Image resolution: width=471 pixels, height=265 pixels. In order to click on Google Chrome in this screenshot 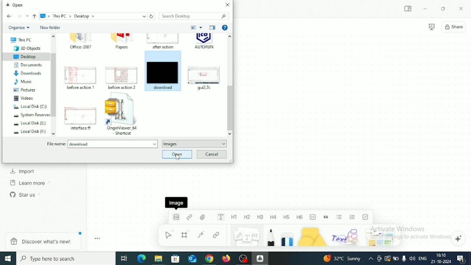, I will do `click(209, 259)`.